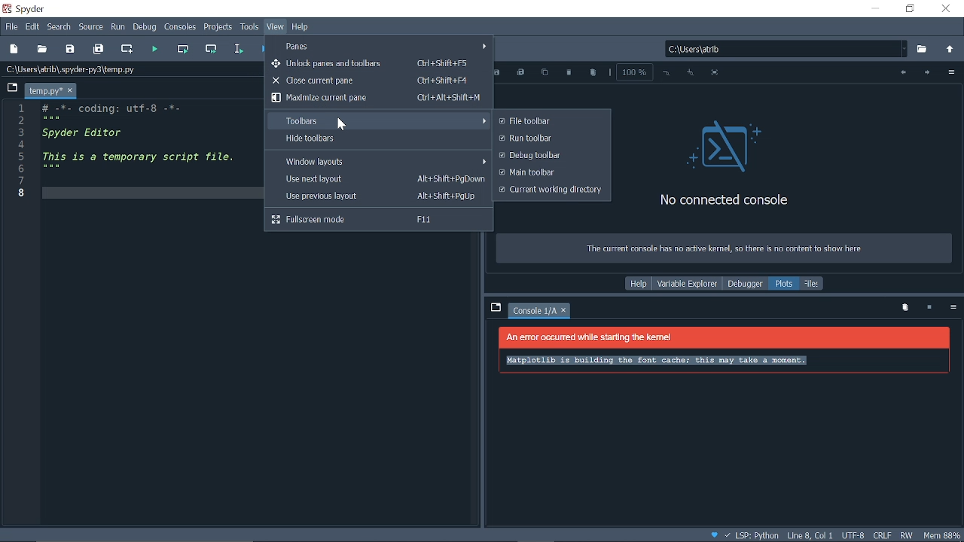 This screenshot has width=964, height=542. What do you see at coordinates (717, 75) in the screenshot?
I see `Fit to width` at bounding box center [717, 75].